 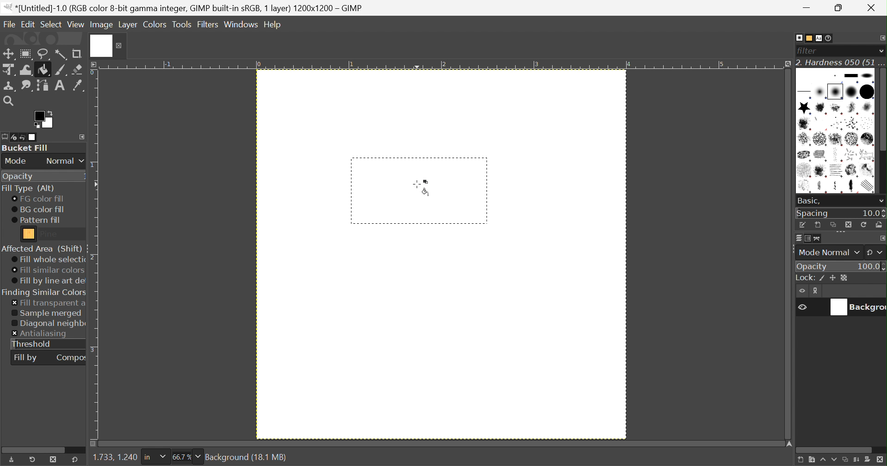 What do you see at coordinates (809, 51) in the screenshot?
I see `Filter` at bounding box center [809, 51].